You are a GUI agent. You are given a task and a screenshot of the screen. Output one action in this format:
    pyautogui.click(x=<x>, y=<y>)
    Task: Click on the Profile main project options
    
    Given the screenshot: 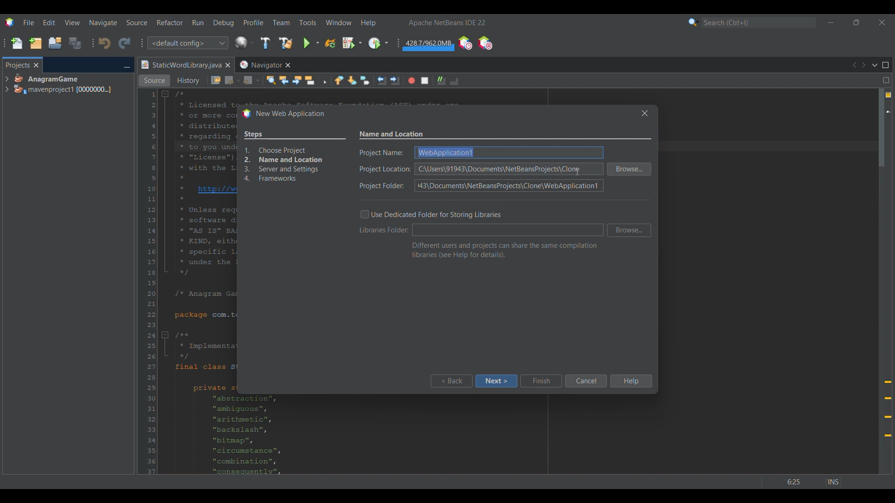 What is the action you would take?
    pyautogui.click(x=378, y=43)
    